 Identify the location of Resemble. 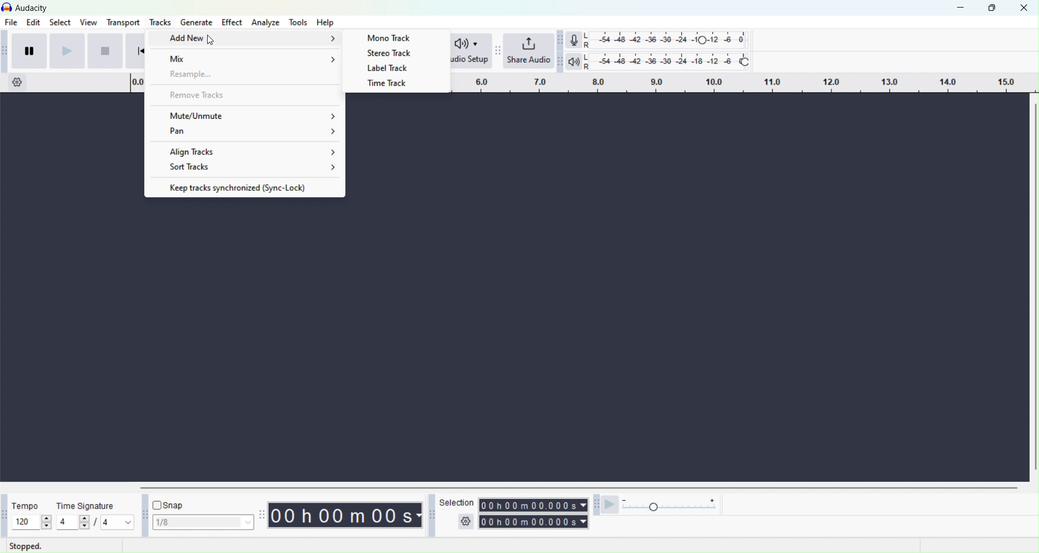
(246, 76).